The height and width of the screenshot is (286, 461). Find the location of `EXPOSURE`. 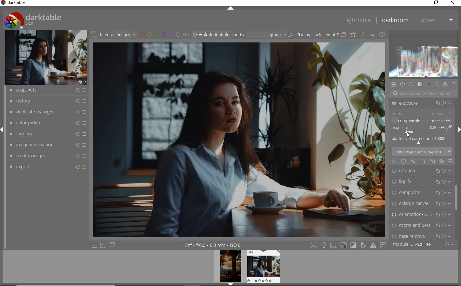

EXPOSURE is located at coordinates (421, 127).